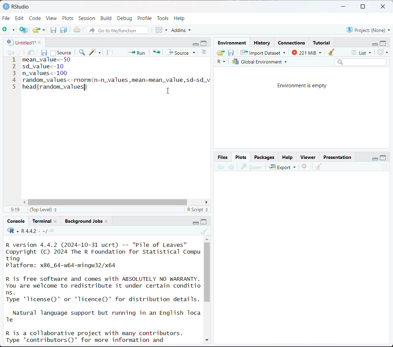 This screenshot has height=347, width=393. What do you see at coordinates (42, 220) in the screenshot?
I see `Terminal` at bounding box center [42, 220].